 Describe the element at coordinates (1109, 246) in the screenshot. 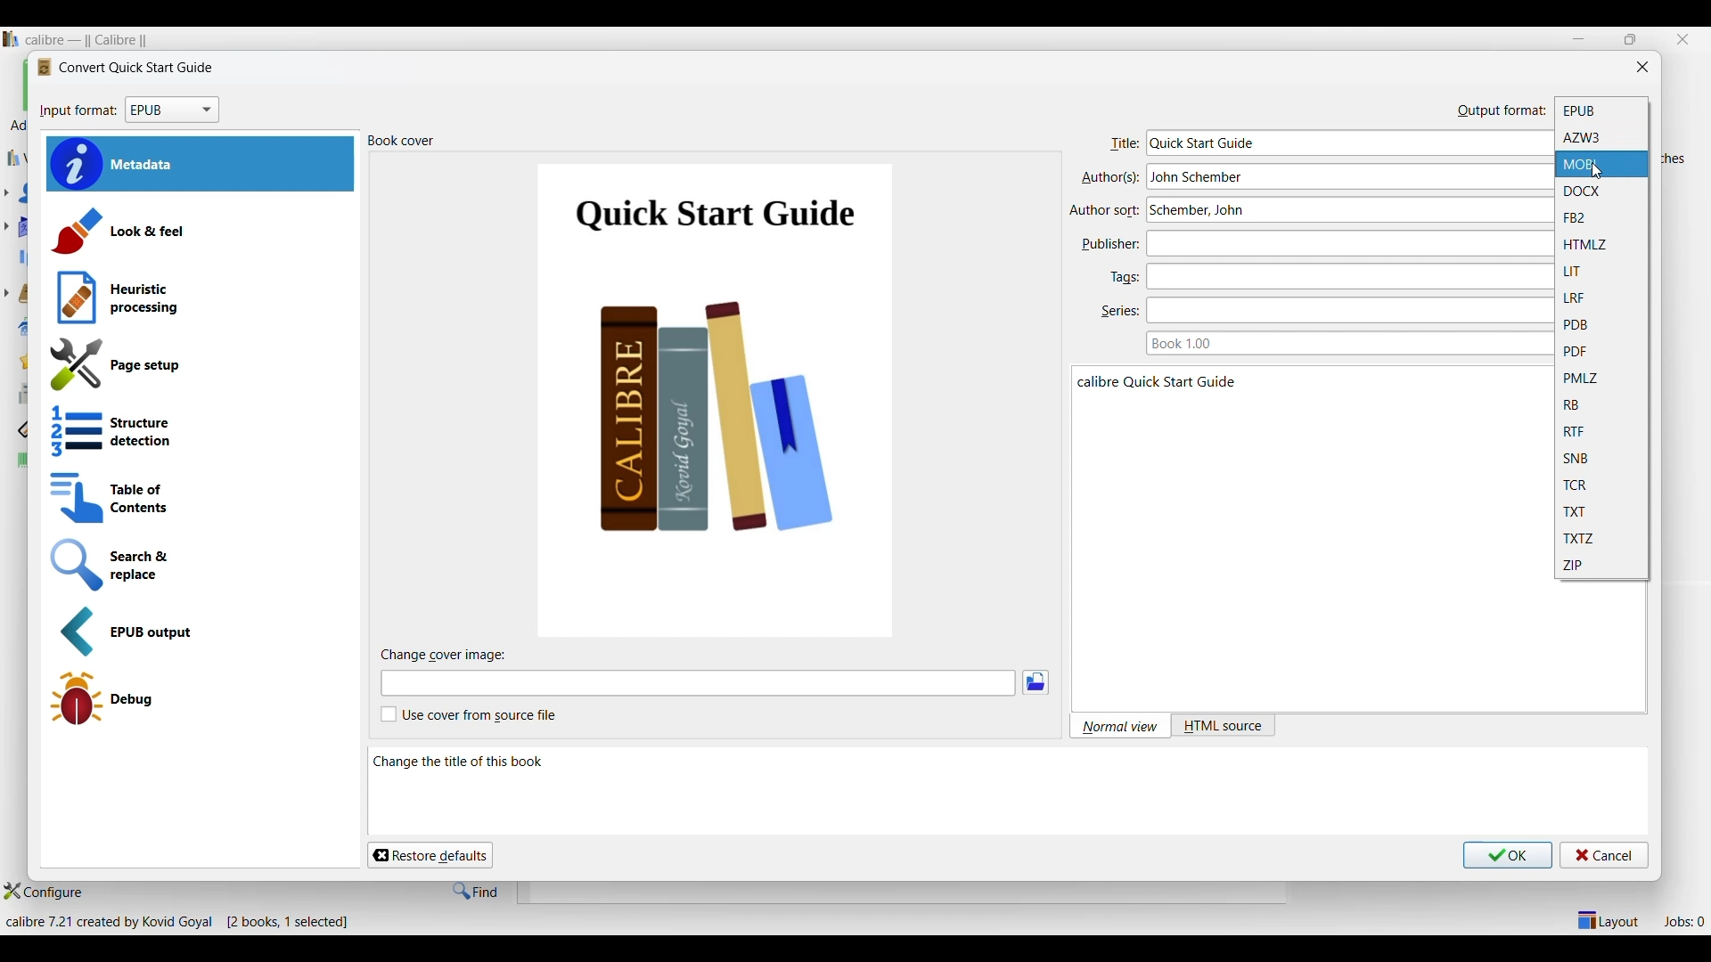

I see `publisher` at that location.